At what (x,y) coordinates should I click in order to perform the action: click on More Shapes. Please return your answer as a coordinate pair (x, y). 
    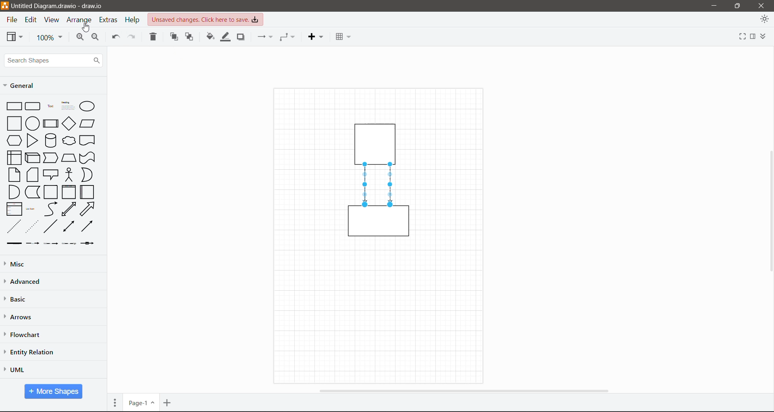
    Looking at the image, I should click on (54, 391).